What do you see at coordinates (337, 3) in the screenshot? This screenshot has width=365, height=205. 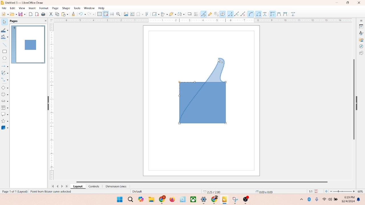 I see `minimize` at bounding box center [337, 3].